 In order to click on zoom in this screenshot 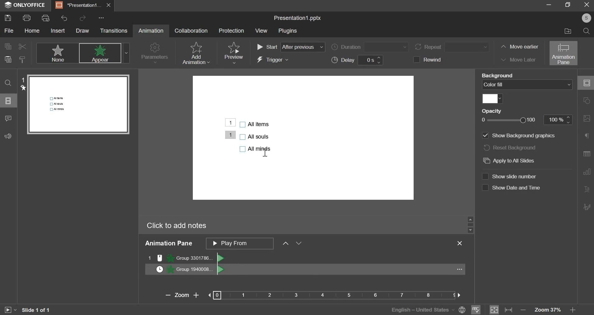, I will do `click(552, 310)`.